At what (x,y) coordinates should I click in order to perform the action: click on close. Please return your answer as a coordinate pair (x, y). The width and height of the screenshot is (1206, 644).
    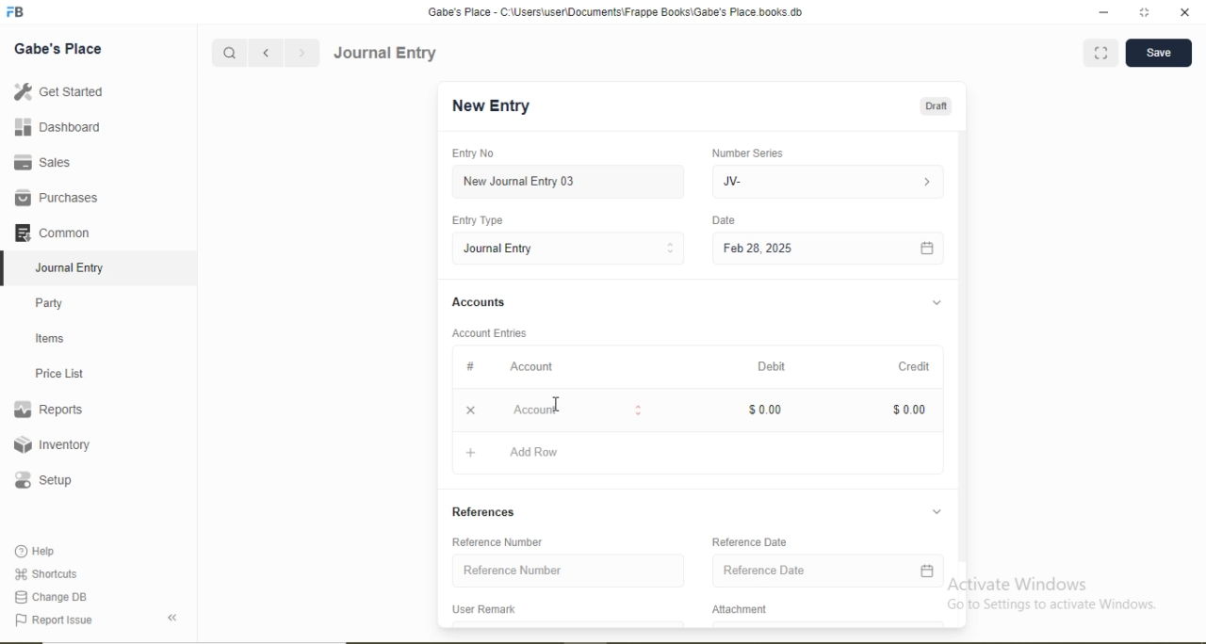
    Looking at the image, I should click on (1186, 12).